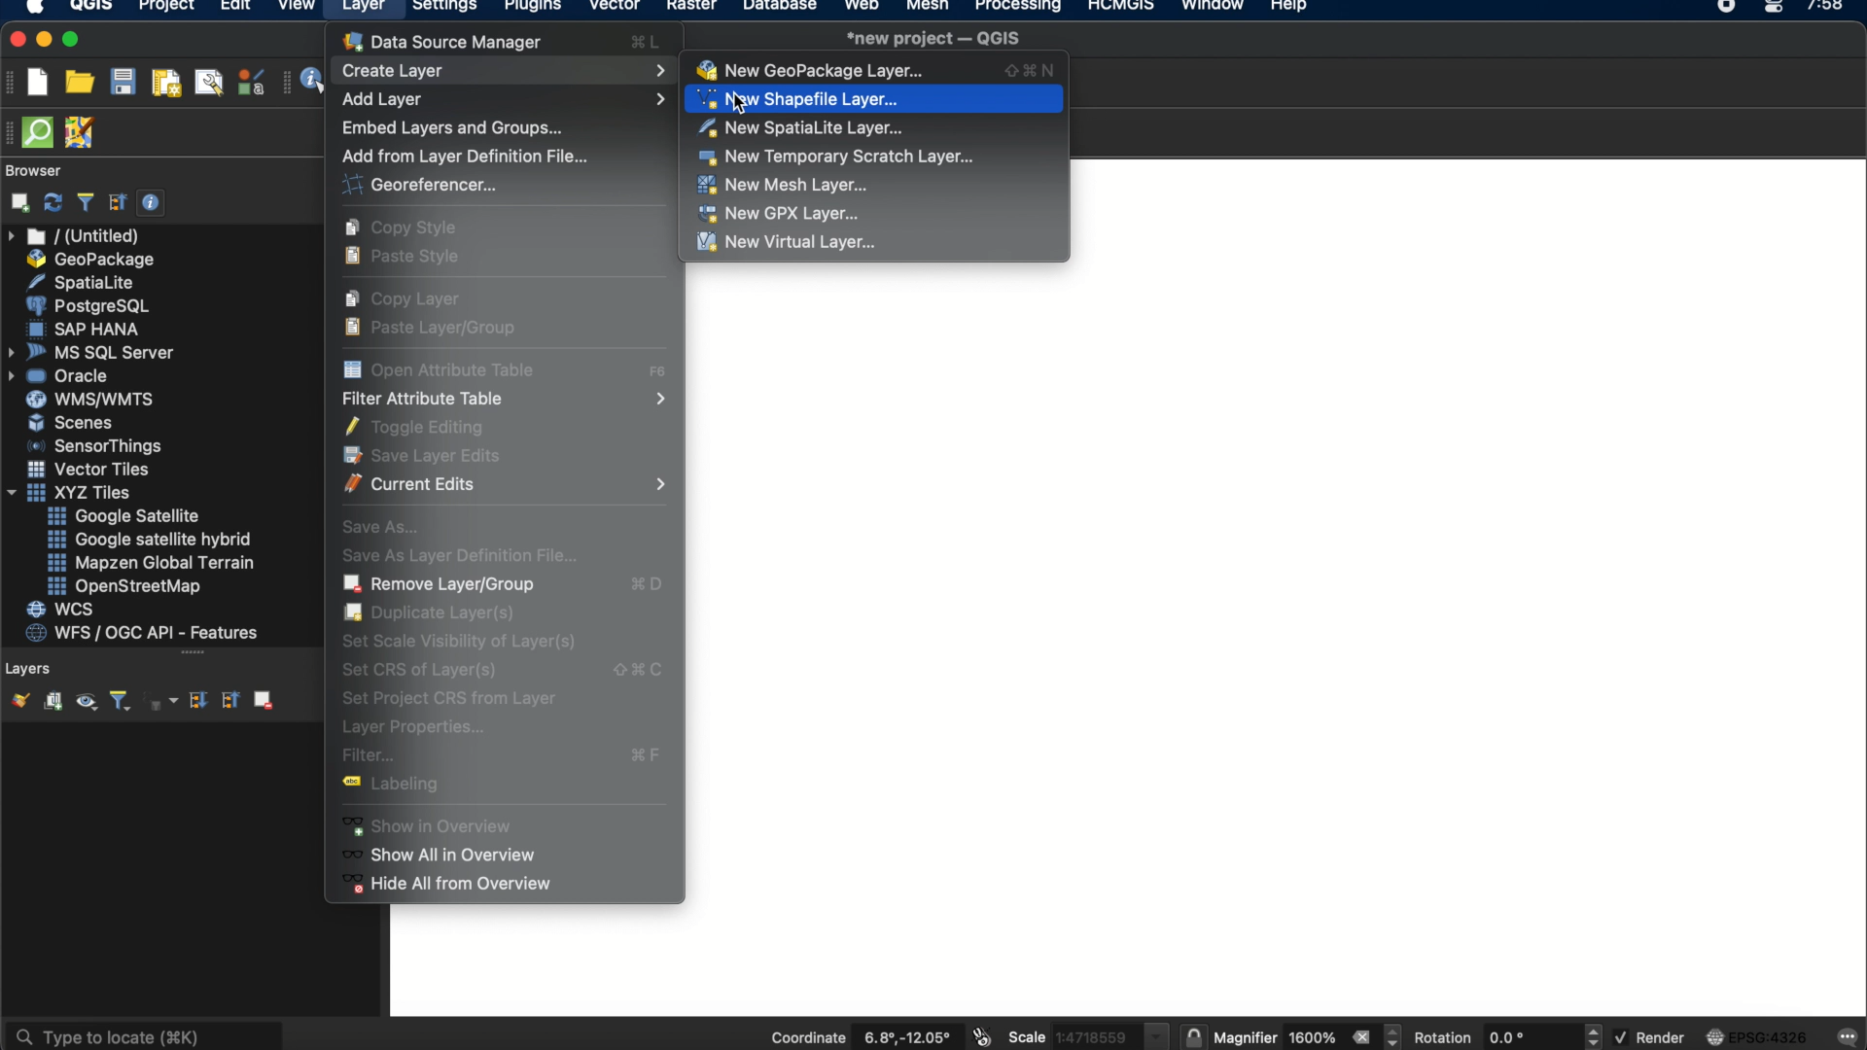 This screenshot has height=1050, width=1867. Describe the element at coordinates (72, 422) in the screenshot. I see `scenes` at that location.